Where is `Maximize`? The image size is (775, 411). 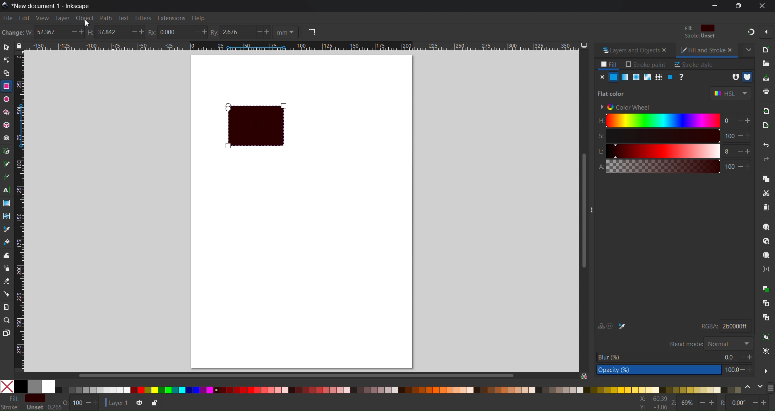 Maximize is located at coordinates (737, 6).